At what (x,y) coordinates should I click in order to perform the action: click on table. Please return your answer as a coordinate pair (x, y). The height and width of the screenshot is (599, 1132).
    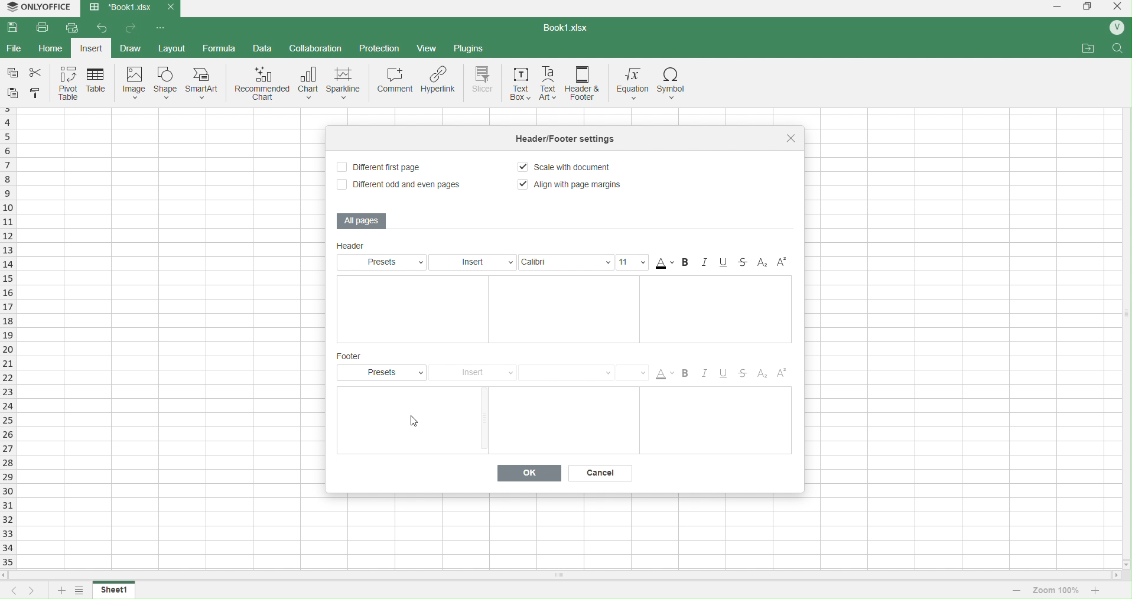
    Looking at the image, I should click on (97, 84).